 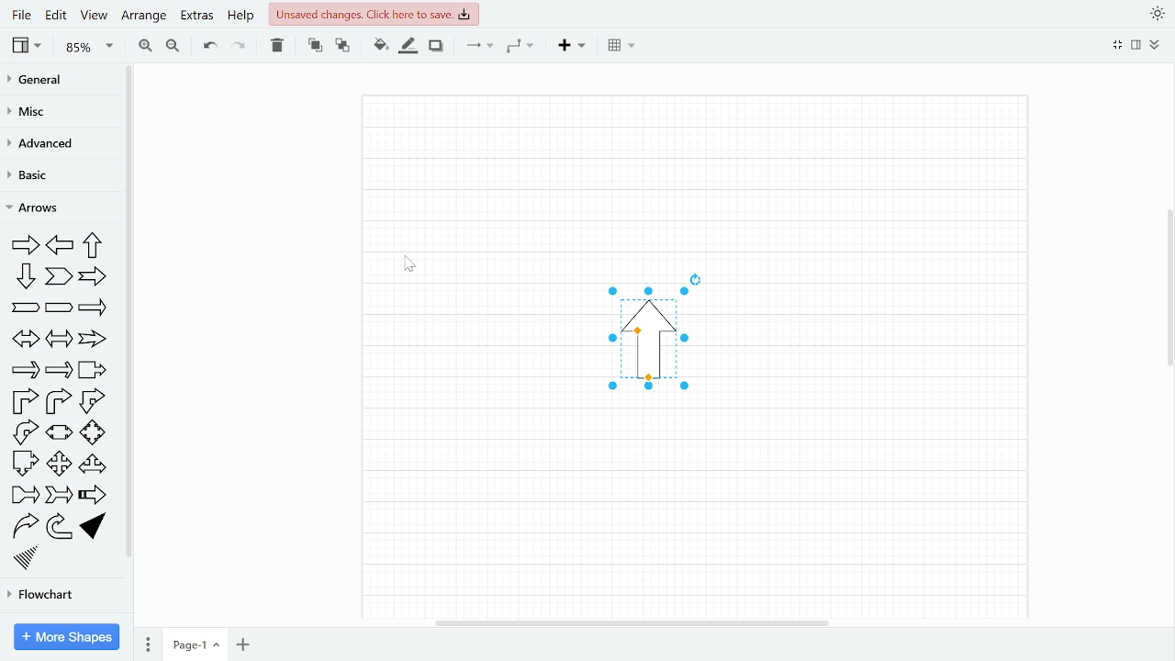 What do you see at coordinates (480, 46) in the screenshot?
I see `COnnections` at bounding box center [480, 46].